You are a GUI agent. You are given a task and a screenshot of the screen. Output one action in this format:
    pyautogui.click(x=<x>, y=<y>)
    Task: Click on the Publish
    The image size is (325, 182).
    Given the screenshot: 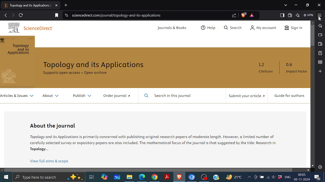 What is the action you would take?
    pyautogui.click(x=82, y=96)
    